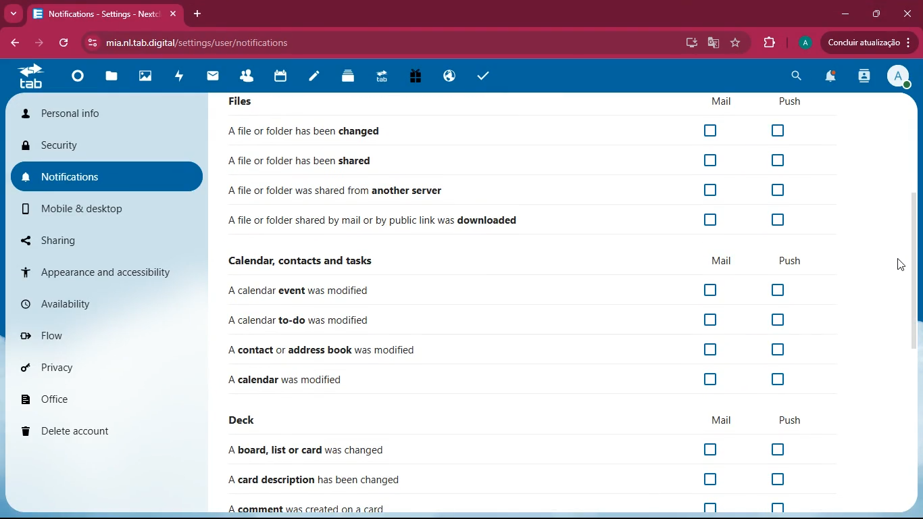 This screenshot has width=923, height=519. I want to click on notifications, so click(830, 78).